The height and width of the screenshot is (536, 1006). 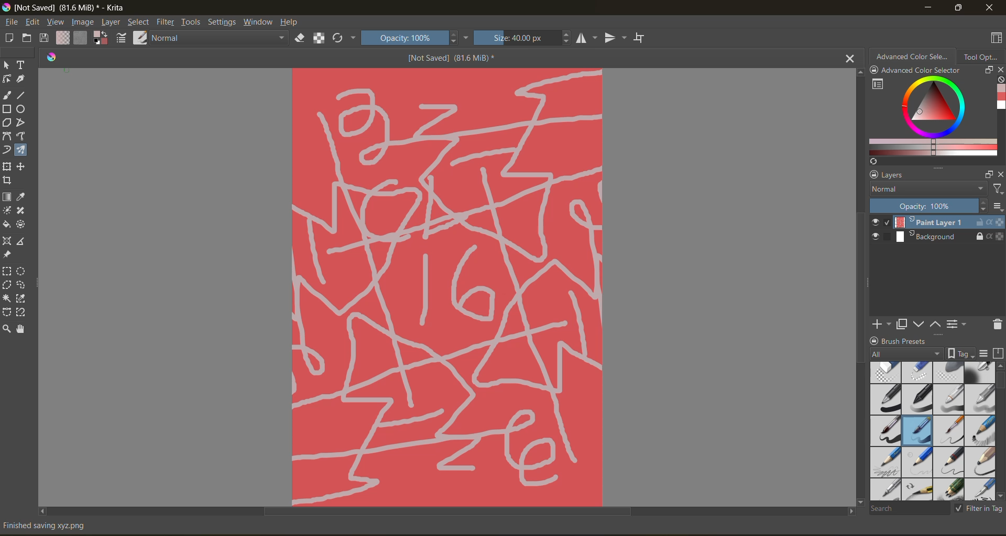 I want to click on choose brush preset, so click(x=139, y=37).